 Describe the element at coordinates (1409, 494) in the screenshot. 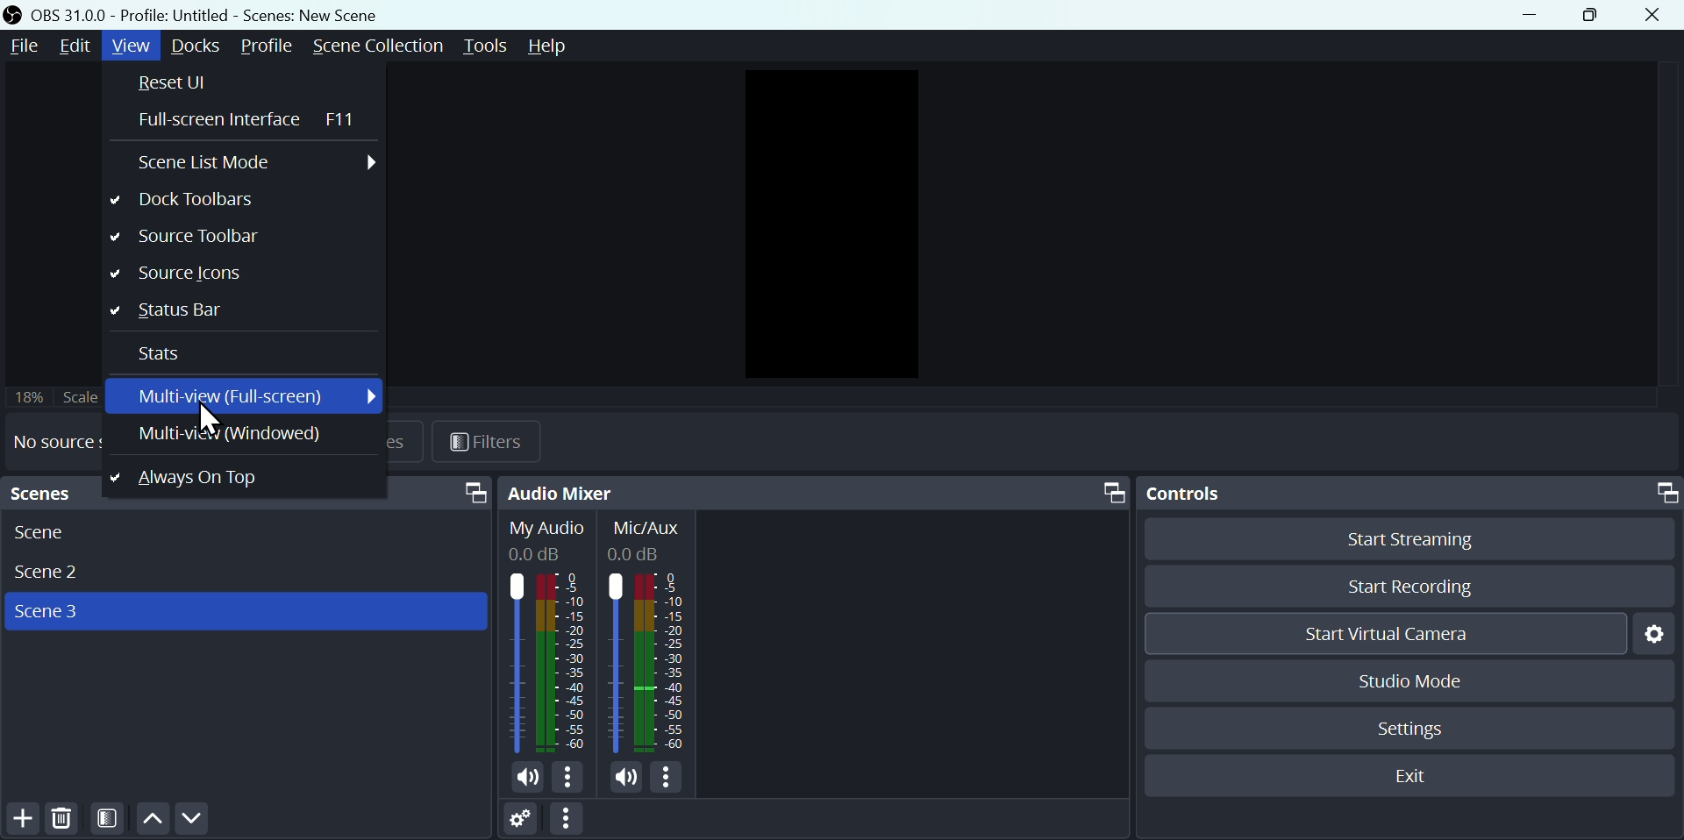

I see `Controls` at that location.